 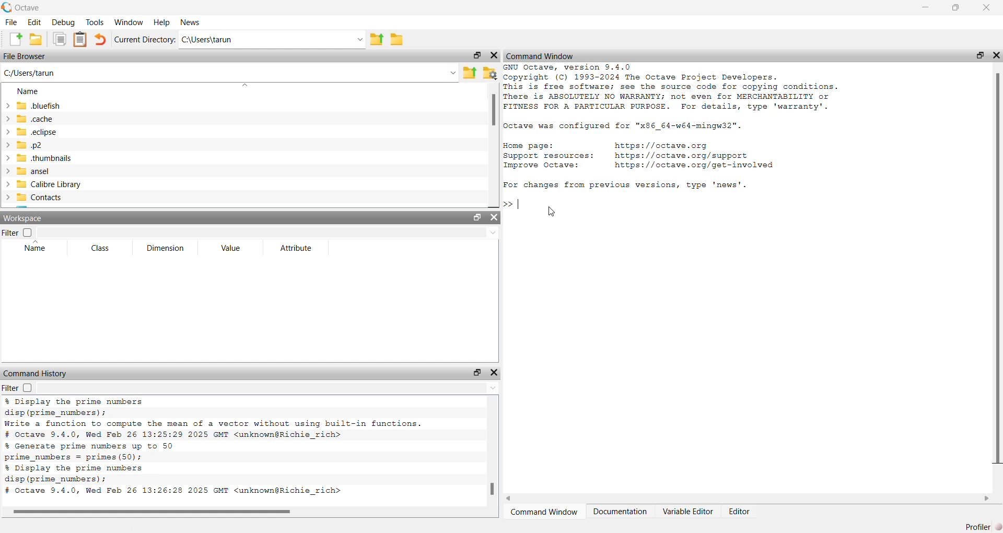 What do you see at coordinates (162, 22) in the screenshot?
I see `Help` at bounding box center [162, 22].